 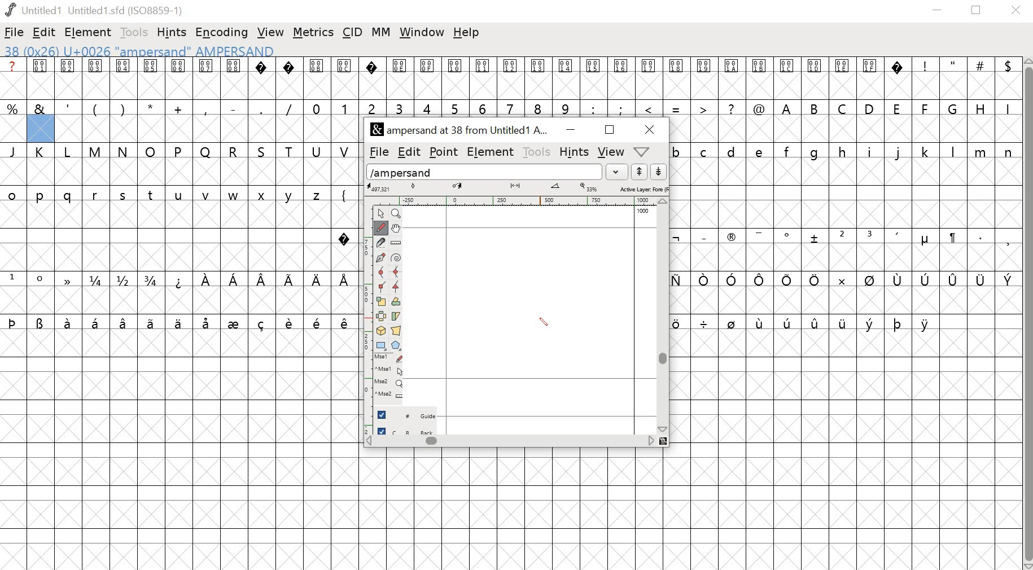 I want to click on J, so click(x=14, y=151).